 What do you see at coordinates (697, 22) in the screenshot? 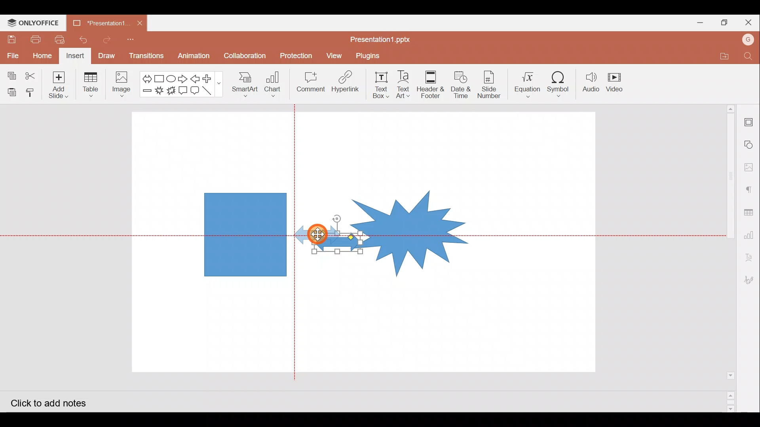
I see `Minimize` at bounding box center [697, 22].